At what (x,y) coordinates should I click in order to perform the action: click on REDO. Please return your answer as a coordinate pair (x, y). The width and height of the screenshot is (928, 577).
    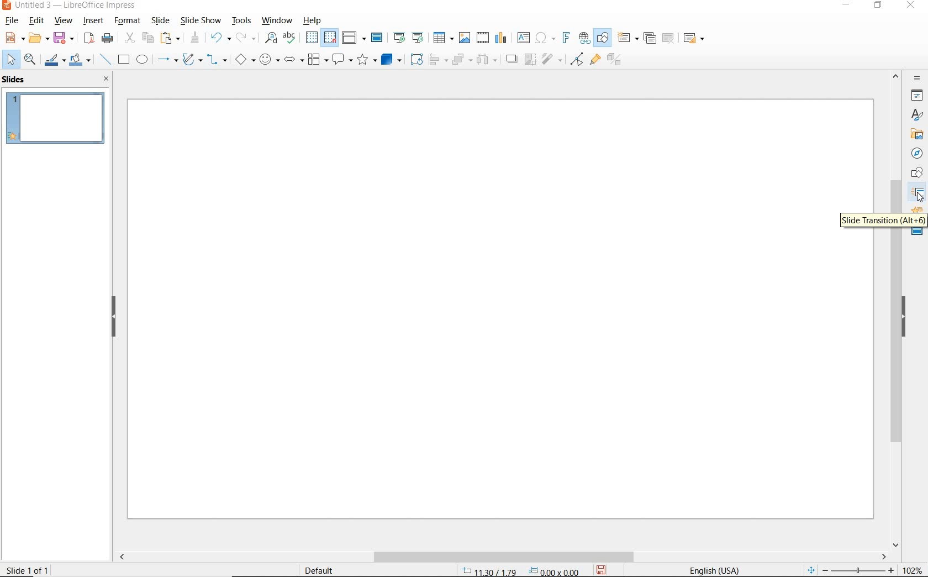
    Looking at the image, I should click on (246, 38).